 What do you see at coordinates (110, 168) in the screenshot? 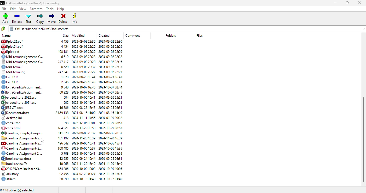
I see `2020-10-09 05` at bounding box center [110, 168].